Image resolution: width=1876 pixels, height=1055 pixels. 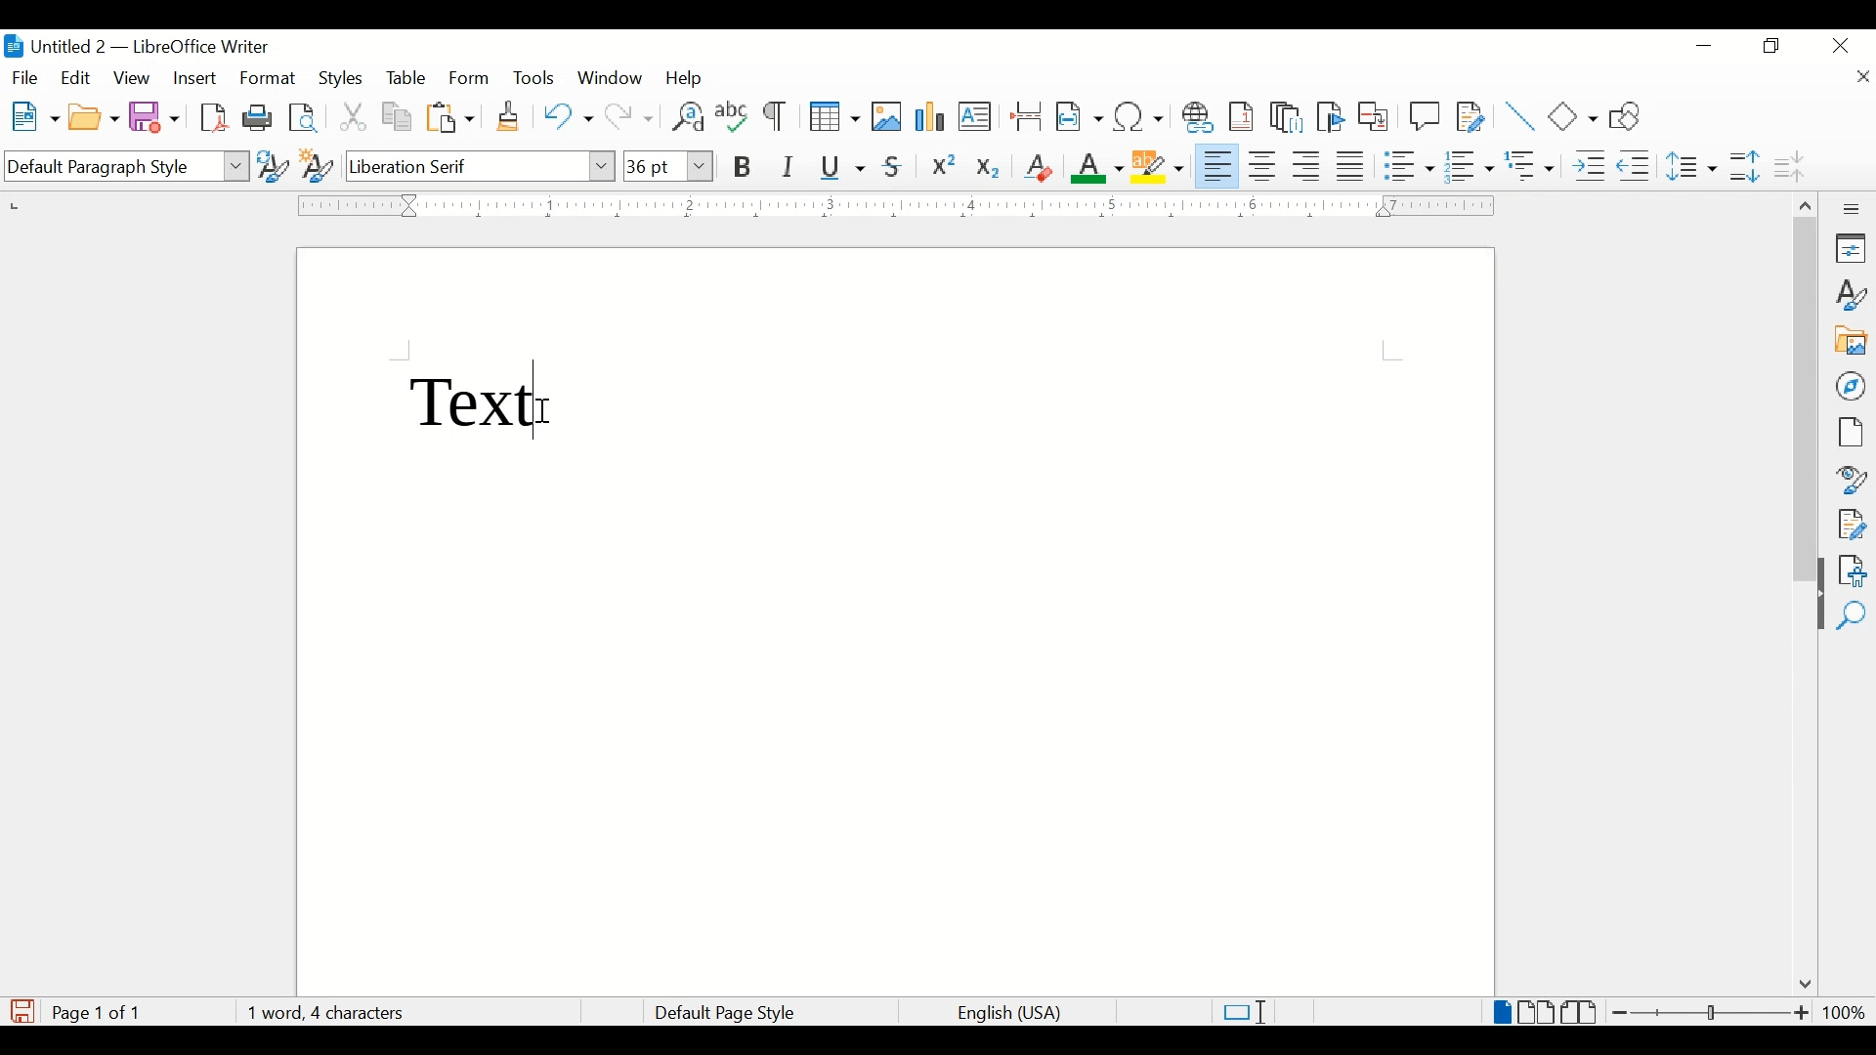 What do you see at coordinates (1471, 115) in the screenshot?
I see `show track changes functions` at bounding box center [1471, 115].